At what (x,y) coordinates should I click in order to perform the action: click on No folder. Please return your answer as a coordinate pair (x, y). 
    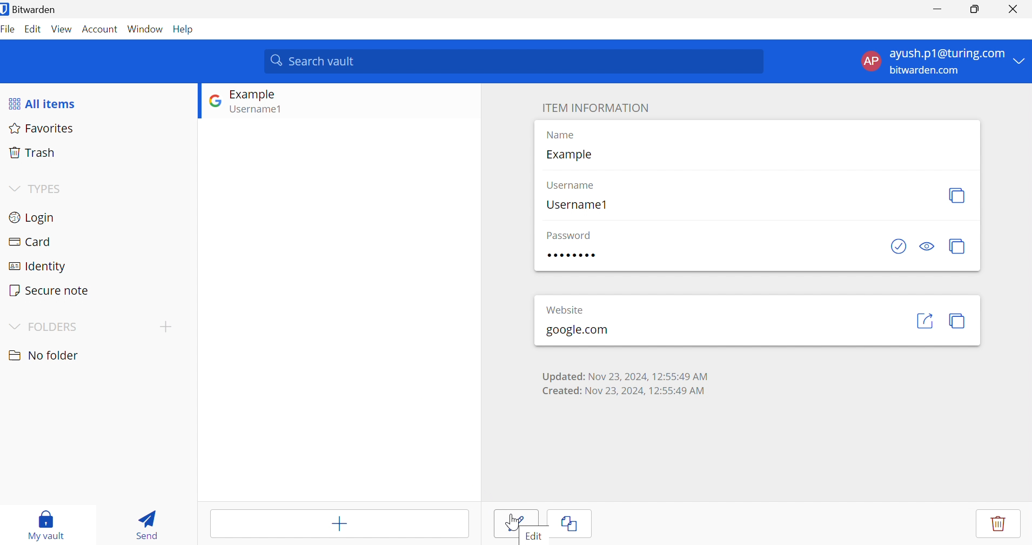
    Looking at the image, I should click on (42, 355).